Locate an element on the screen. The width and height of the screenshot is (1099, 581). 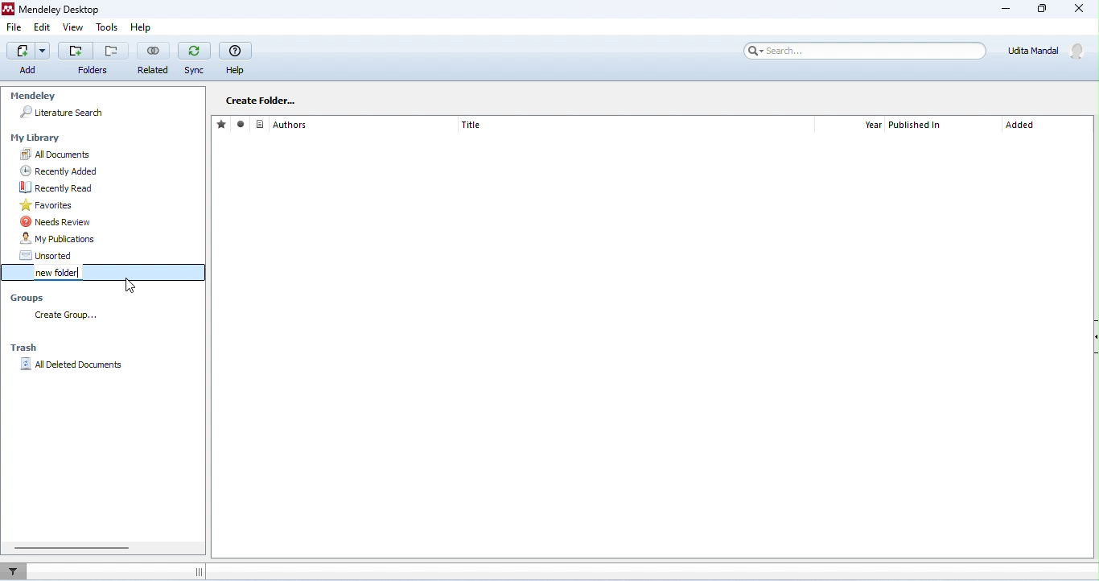
published in is located at coordinates (917, 126).